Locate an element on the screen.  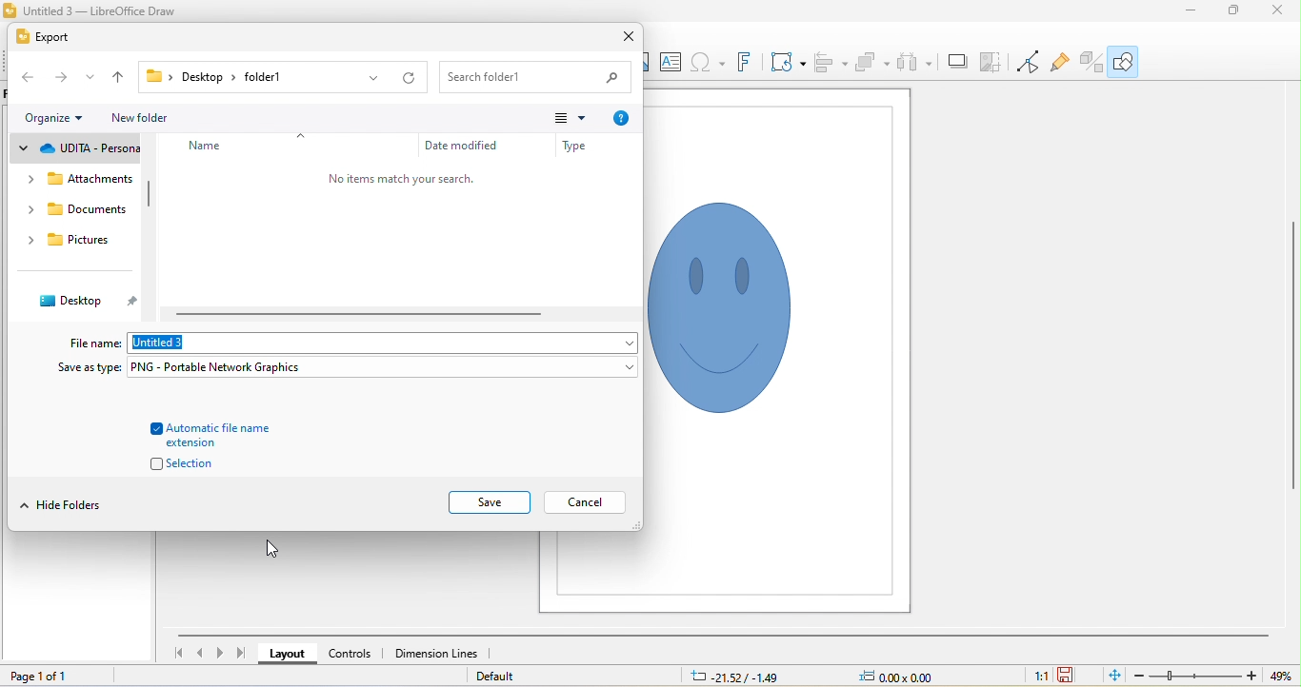
name is located at coordinates (209, 148).